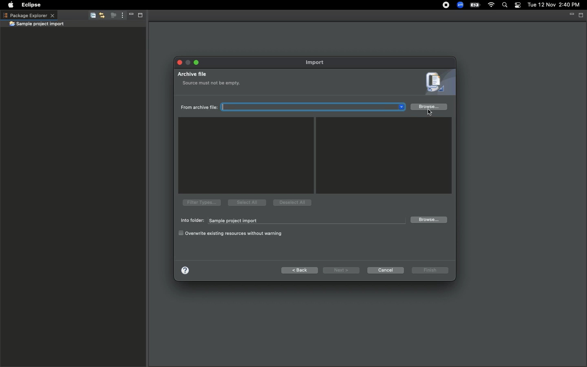 The width and height of the screenshot is (587, 367). I want to click on Charge, so click(476, 5).